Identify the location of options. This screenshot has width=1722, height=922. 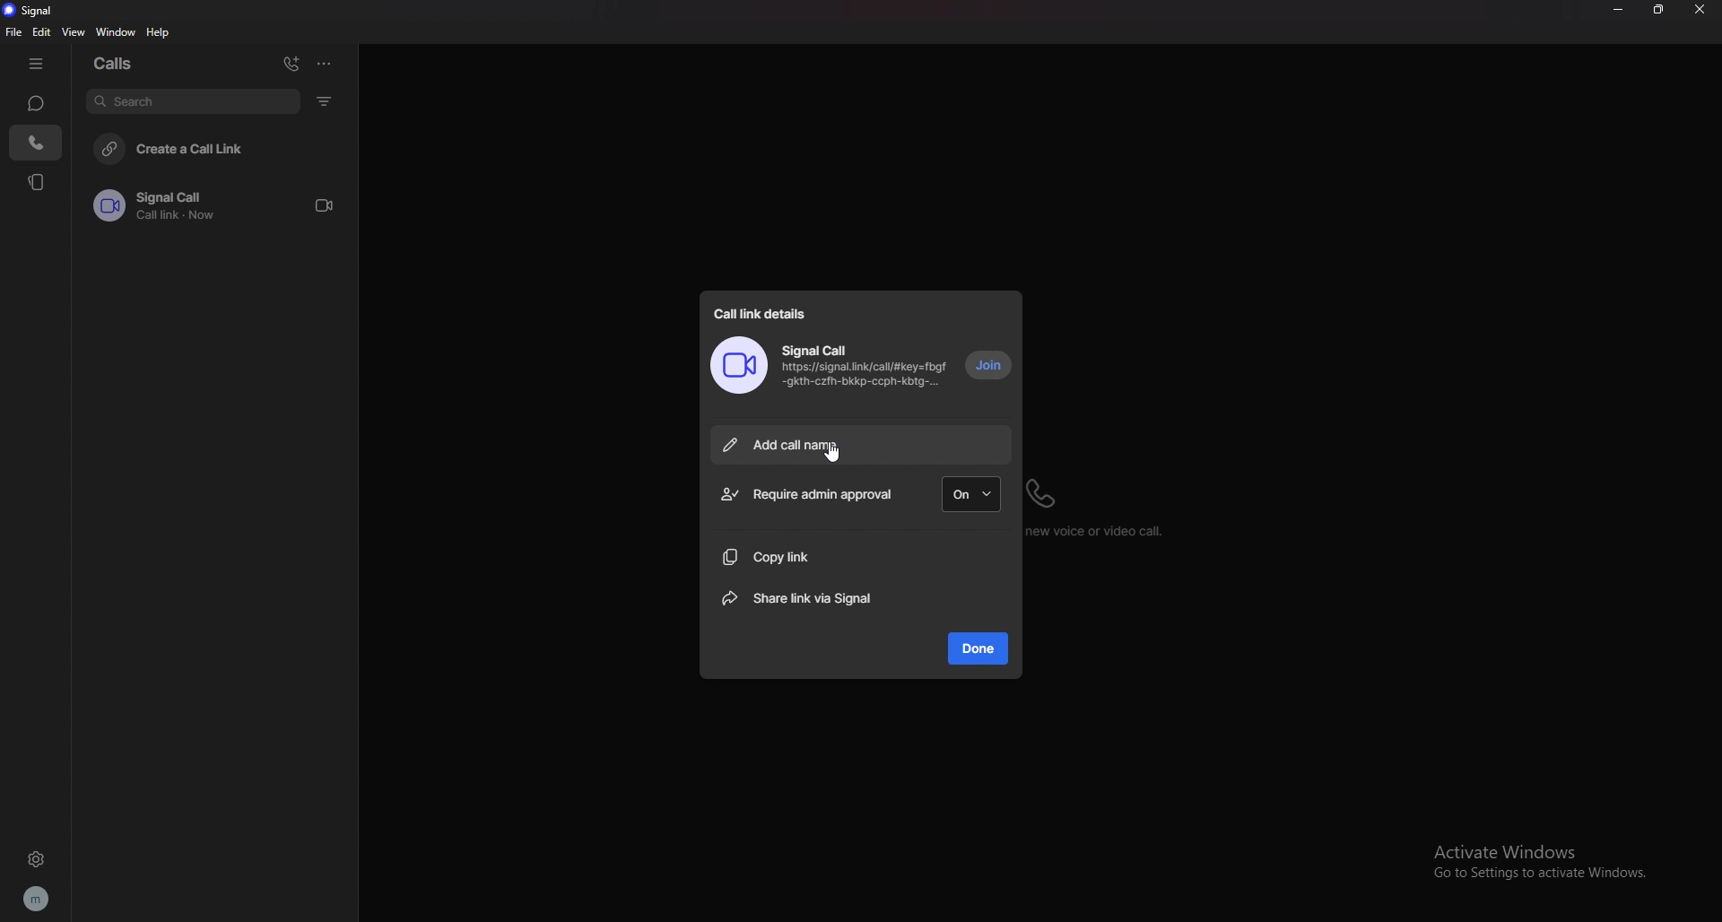
(324, 63).